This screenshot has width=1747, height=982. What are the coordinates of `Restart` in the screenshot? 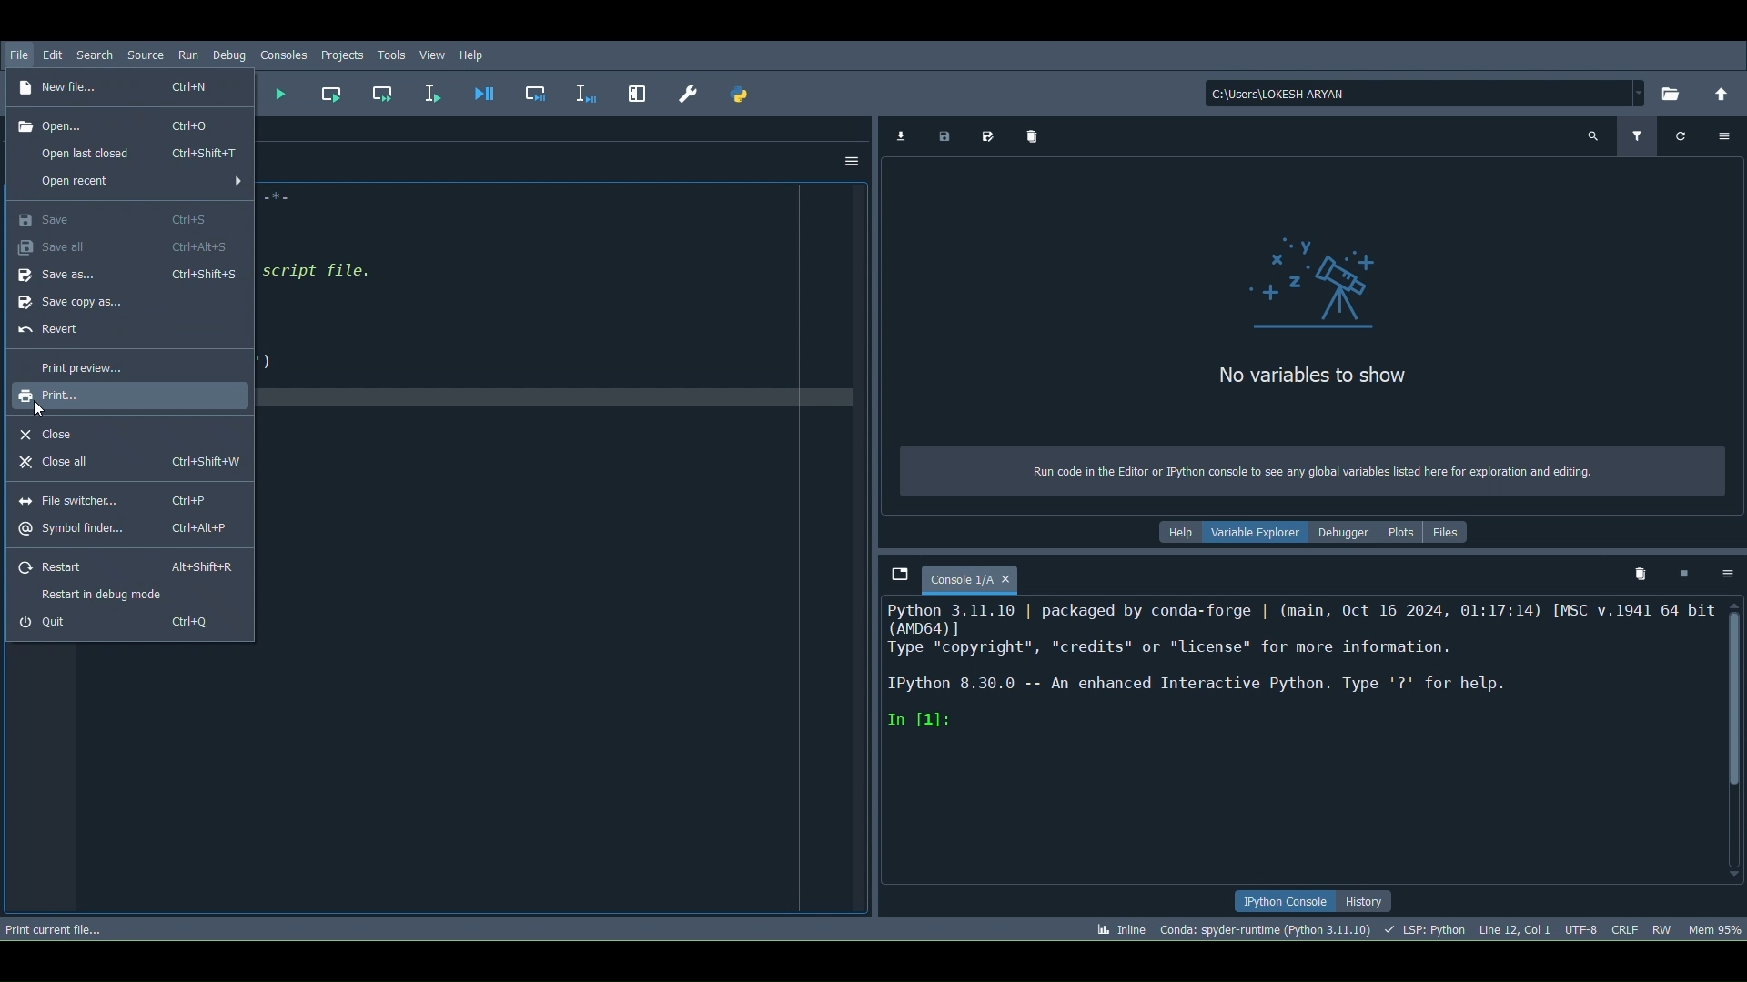 It's located at (126, 566).